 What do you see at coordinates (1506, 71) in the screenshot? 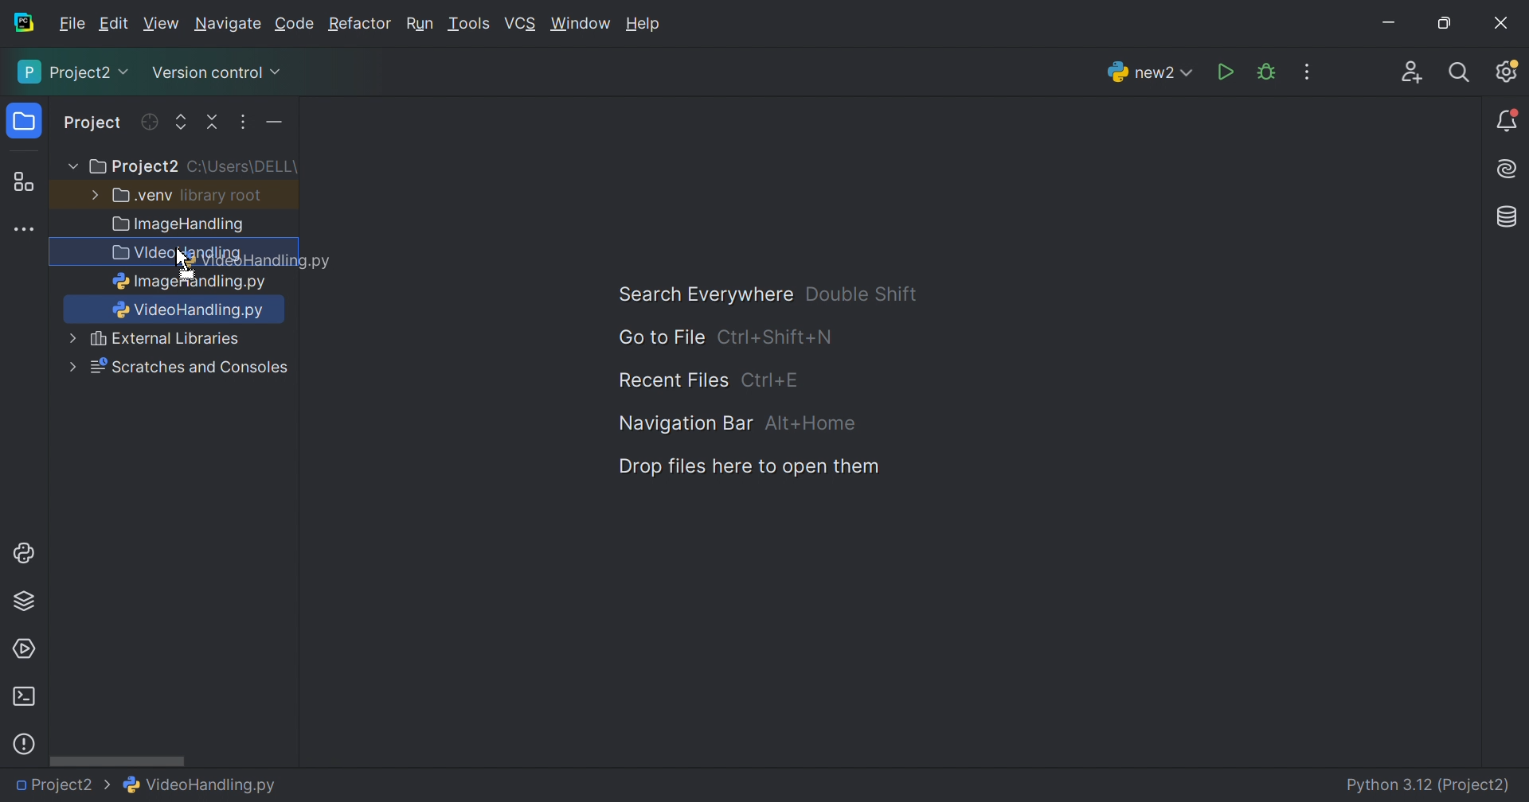
I see `Updates available. IDE and Project Settings.` at bounding box center [1506, 71].